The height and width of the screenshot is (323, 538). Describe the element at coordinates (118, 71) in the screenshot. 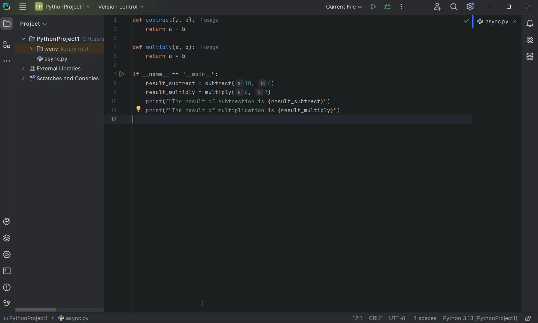

I see `line number` at that location.